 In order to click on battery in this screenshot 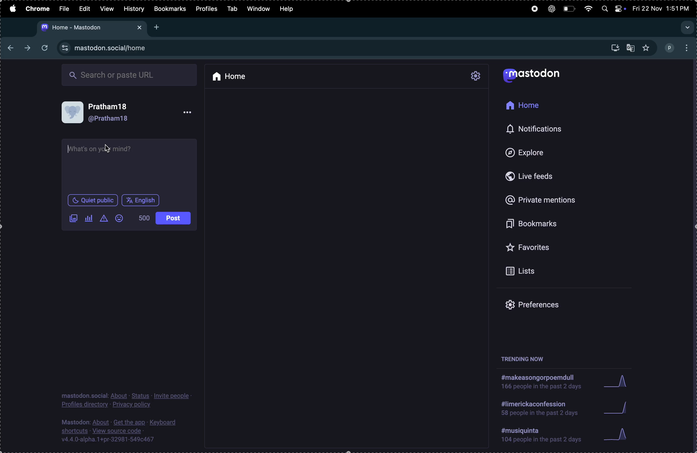, I will do `click(568, 8)`.